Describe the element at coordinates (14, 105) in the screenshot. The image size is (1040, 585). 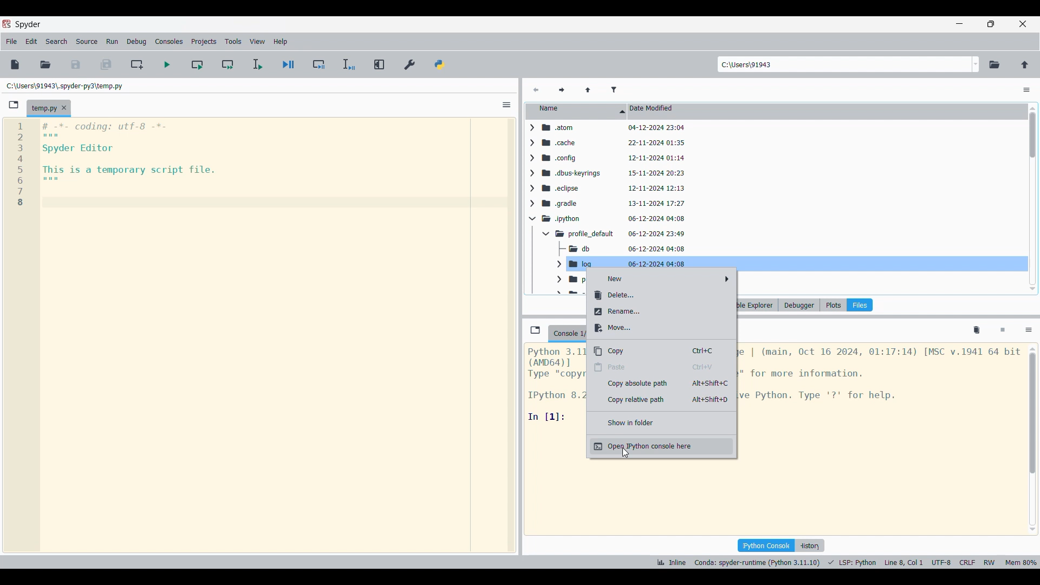
I see `Browse tab` at that location.